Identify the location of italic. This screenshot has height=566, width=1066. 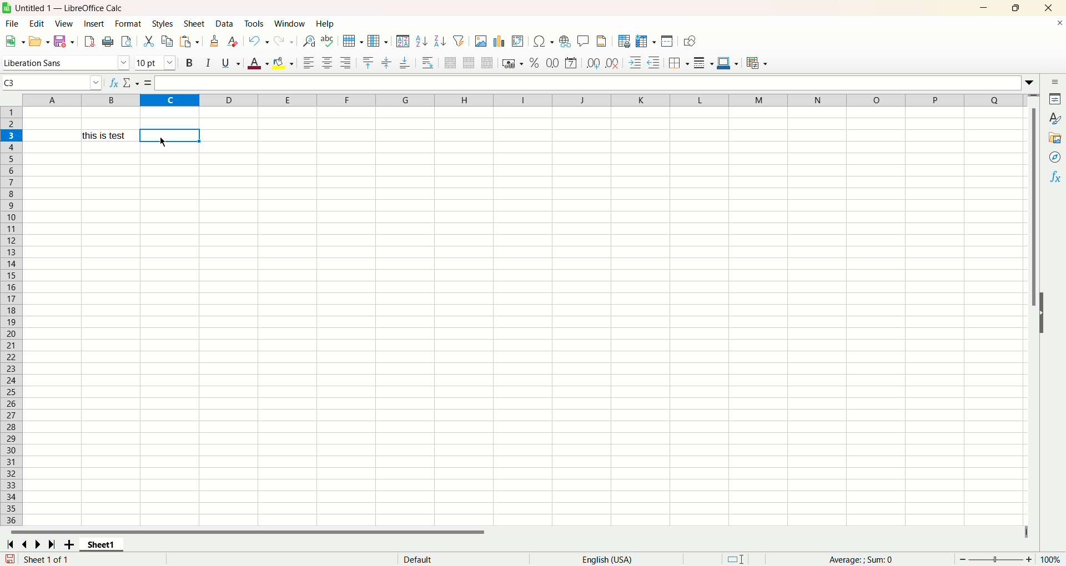
(209, 62).